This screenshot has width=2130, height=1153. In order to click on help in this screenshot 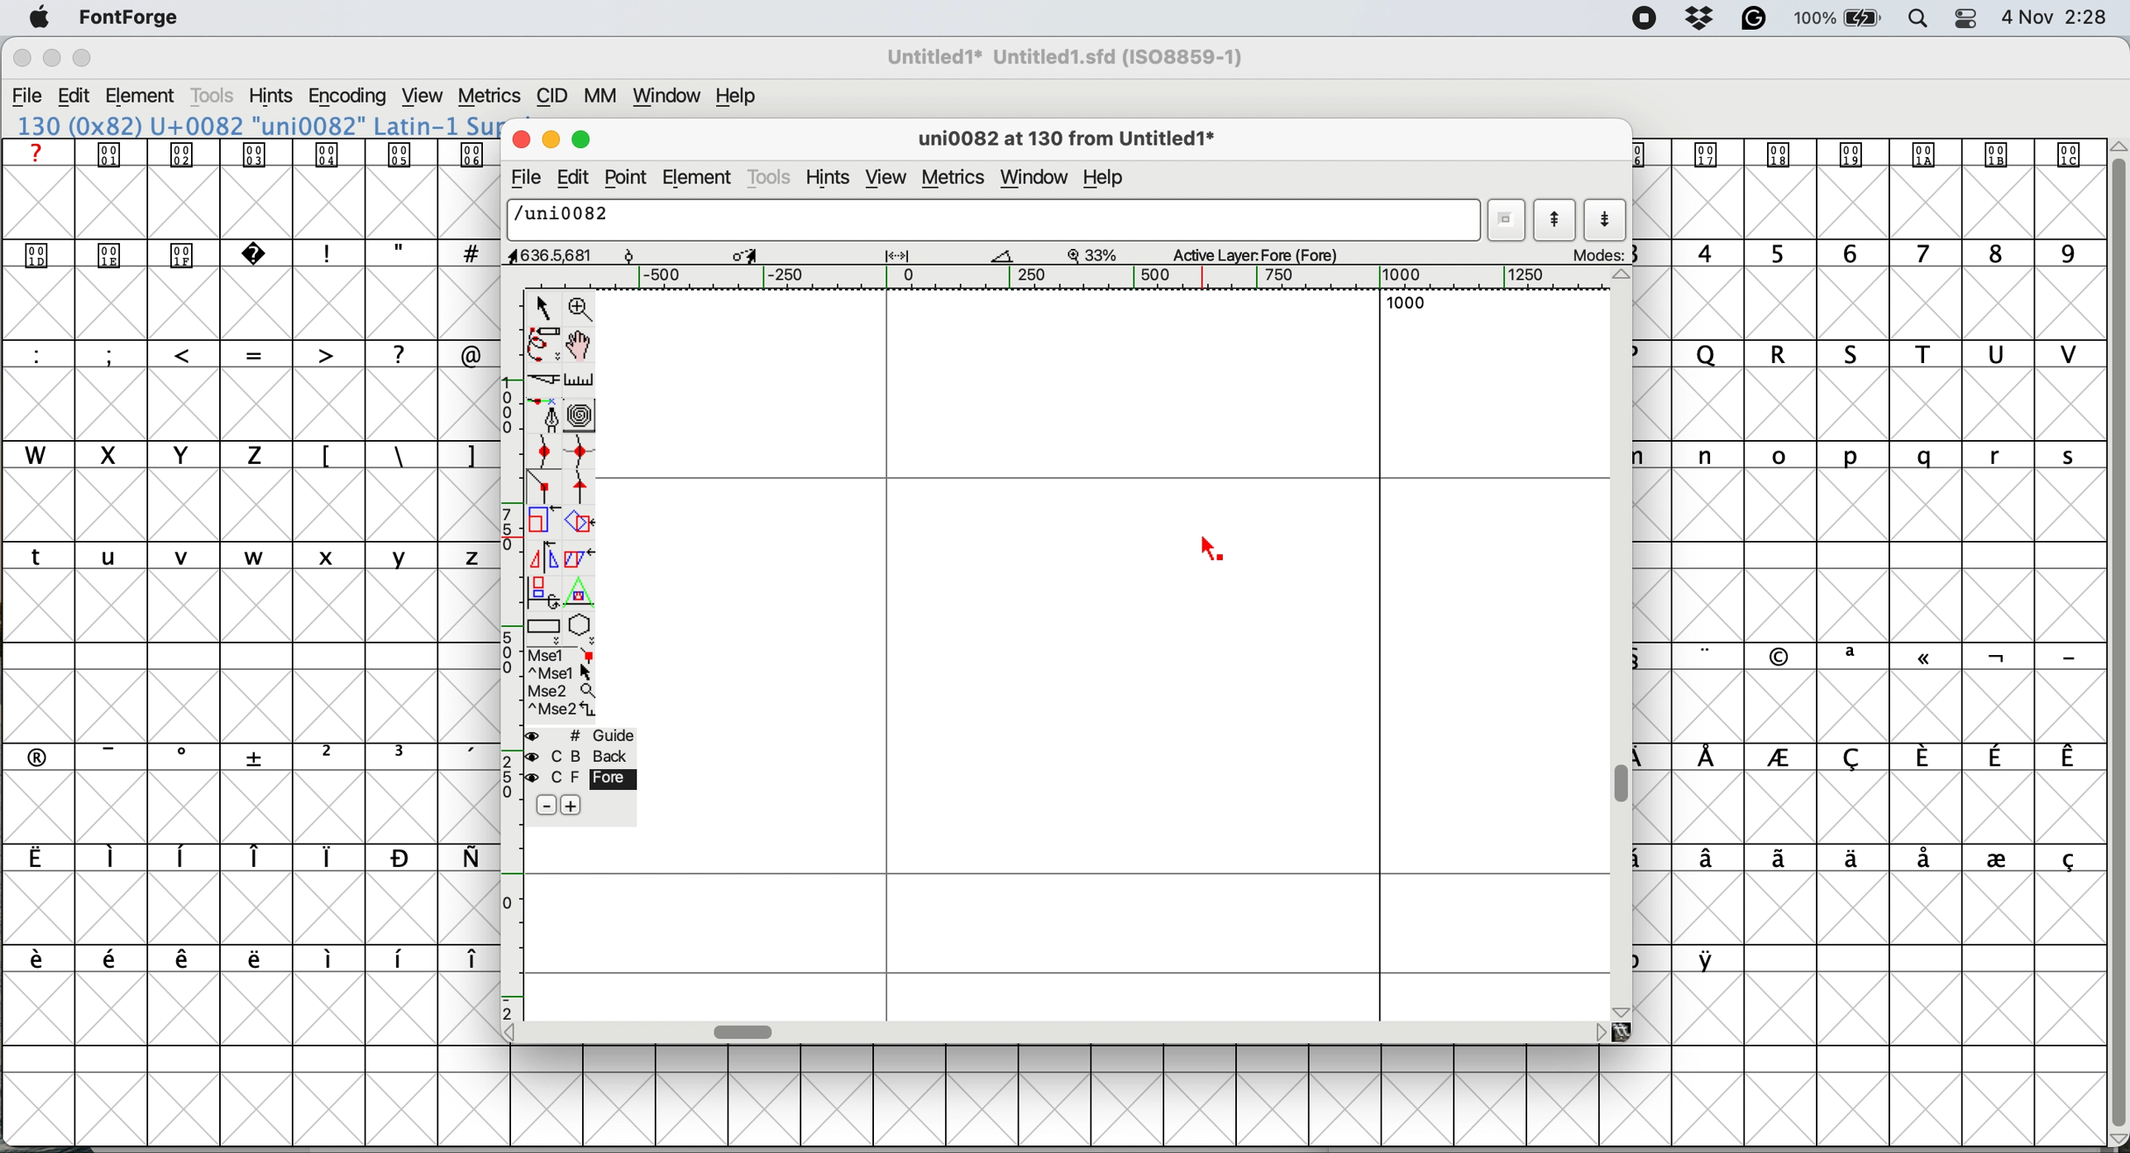, I will do `click(740, 96)`.